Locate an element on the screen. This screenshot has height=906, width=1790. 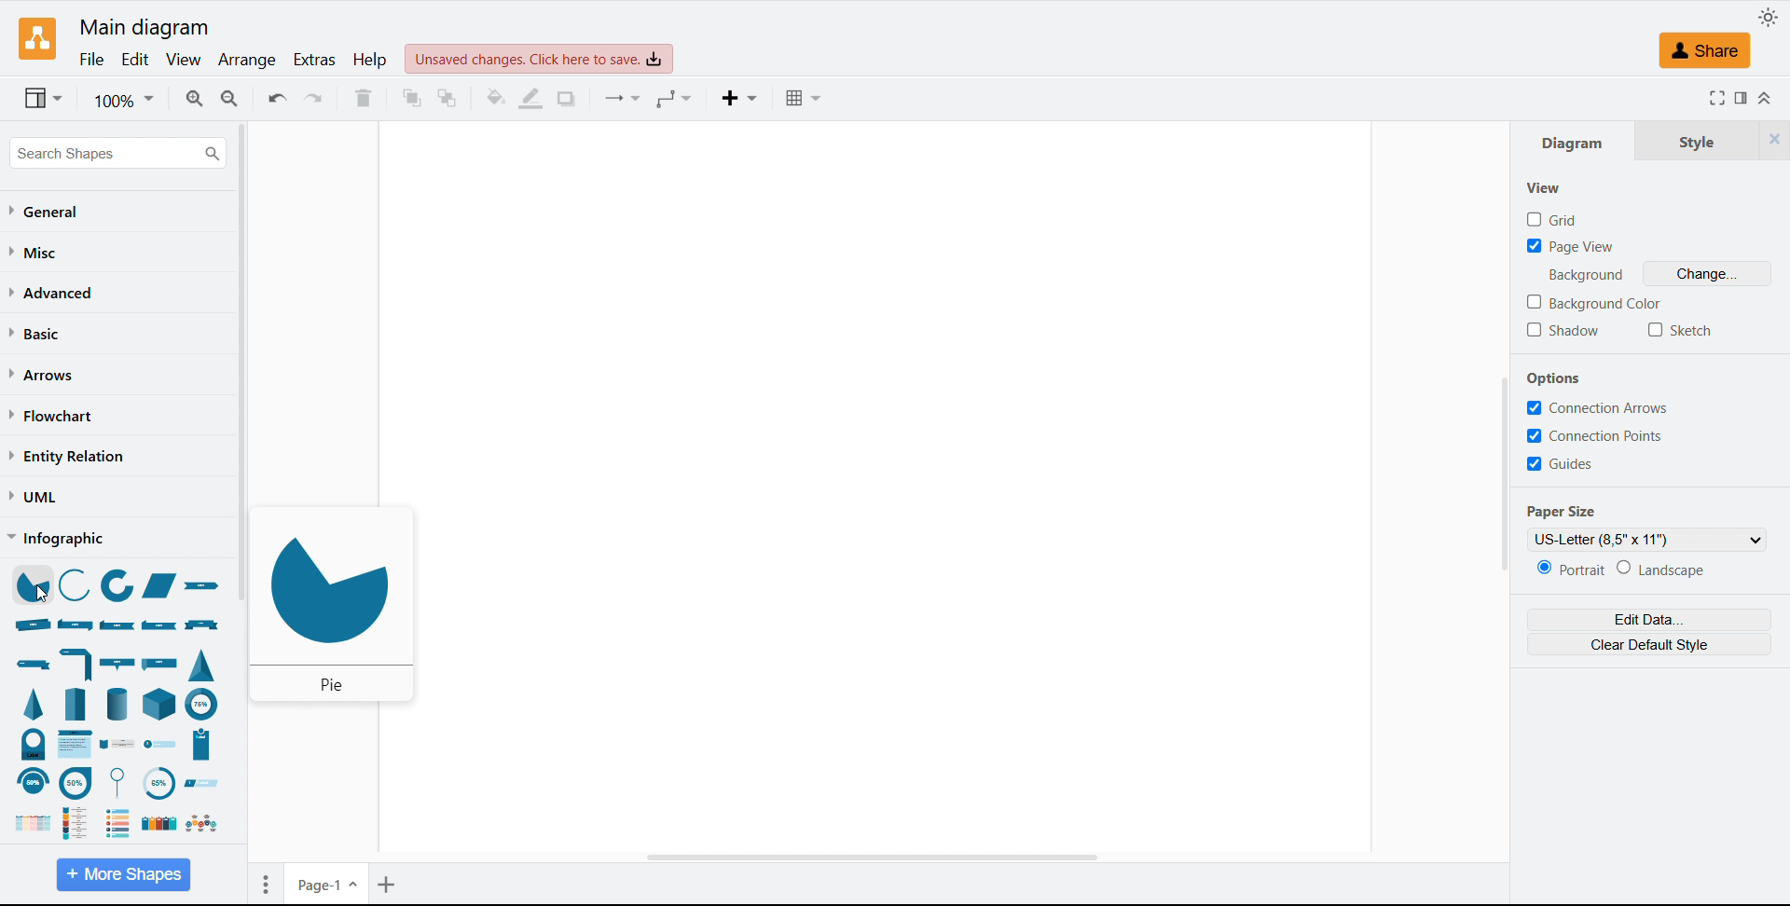
circular dial is located at coordinates (32, 744).